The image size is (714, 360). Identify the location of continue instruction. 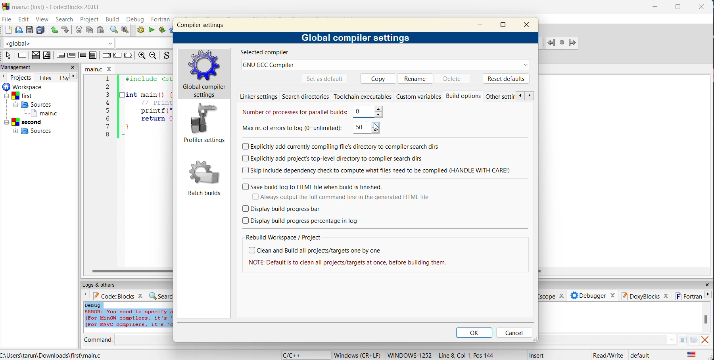
(117, 56).